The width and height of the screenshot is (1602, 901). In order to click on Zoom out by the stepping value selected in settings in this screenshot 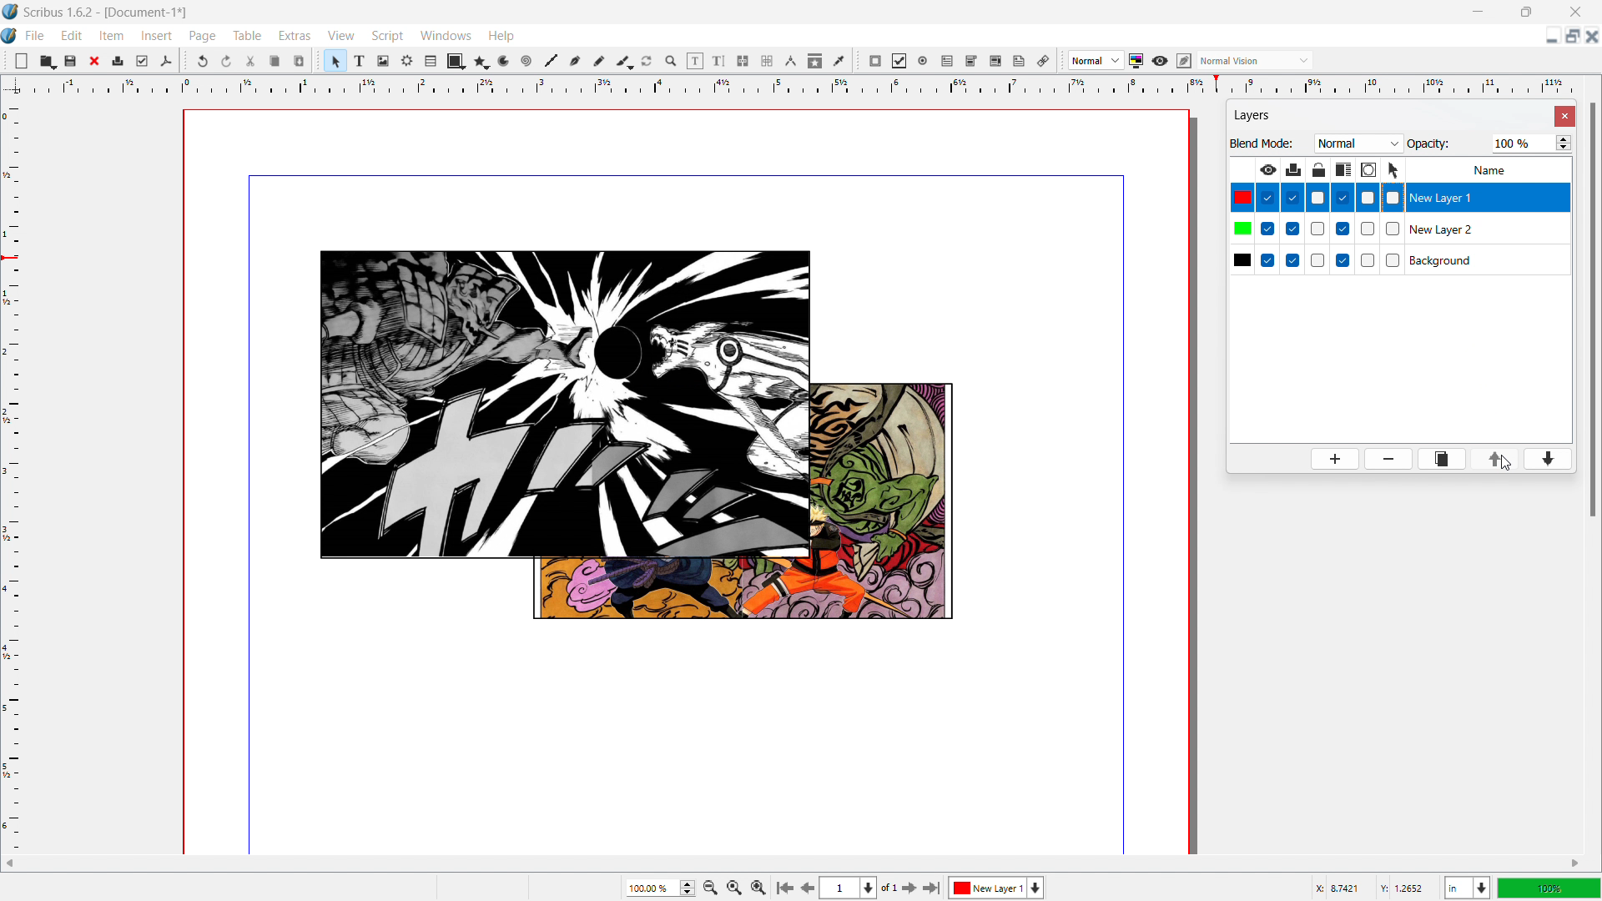, I will do `click(758, 886)`.